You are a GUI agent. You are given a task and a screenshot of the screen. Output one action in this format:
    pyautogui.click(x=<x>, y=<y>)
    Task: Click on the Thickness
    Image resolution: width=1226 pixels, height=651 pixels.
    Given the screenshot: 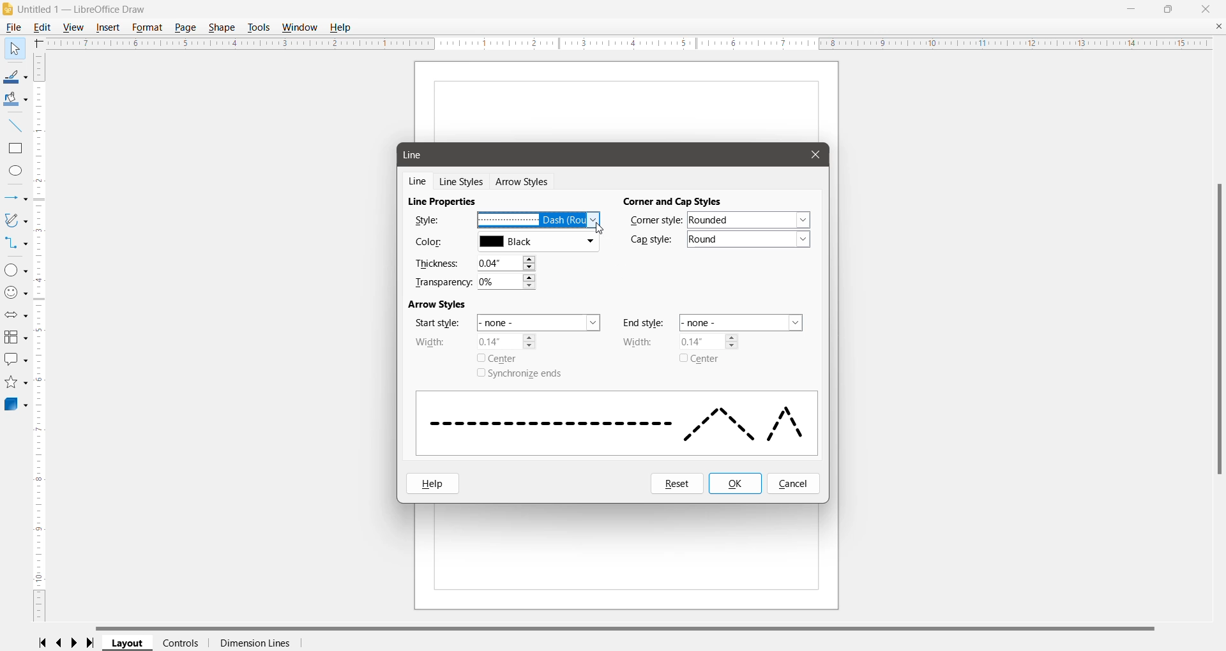 What is the action you would take?
    pyautogui.click(x=440, y=264)
    